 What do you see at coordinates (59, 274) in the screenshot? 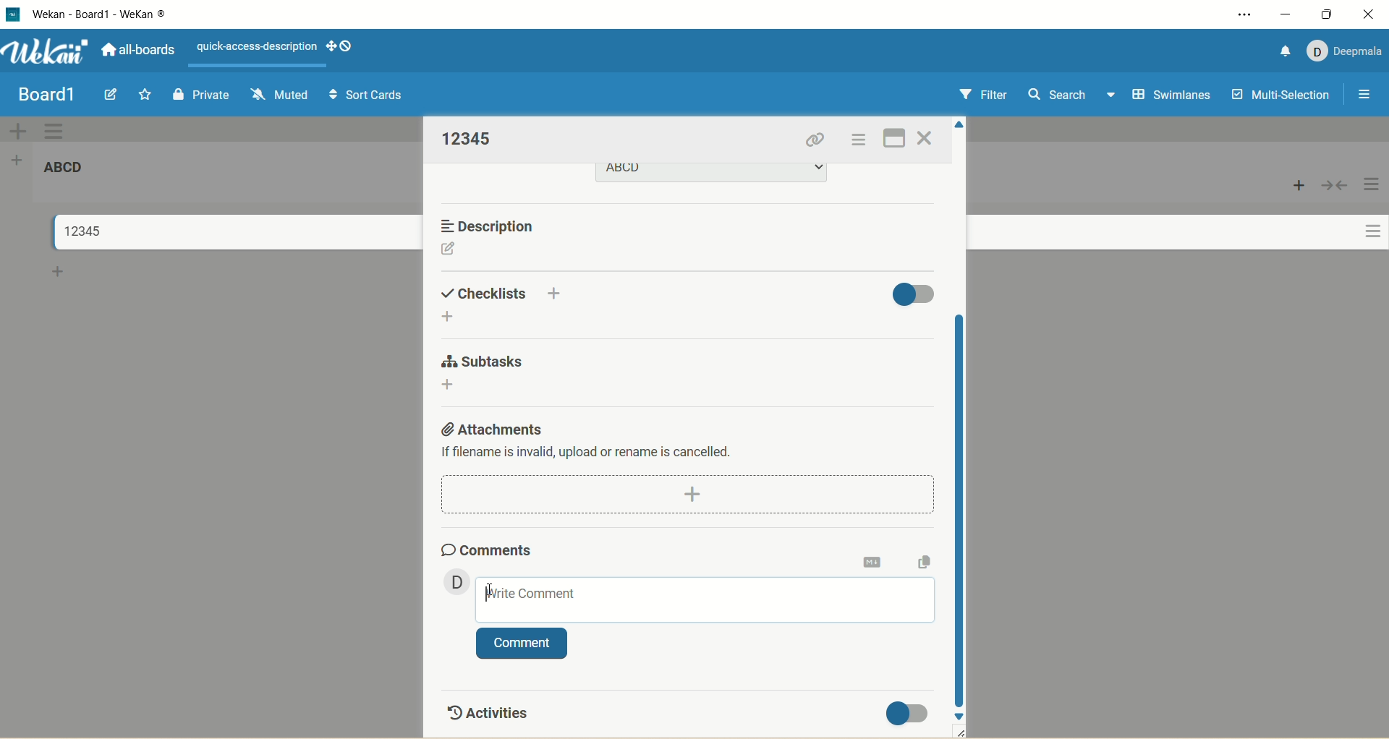
I see `add card` at bounding box center [59, 274].